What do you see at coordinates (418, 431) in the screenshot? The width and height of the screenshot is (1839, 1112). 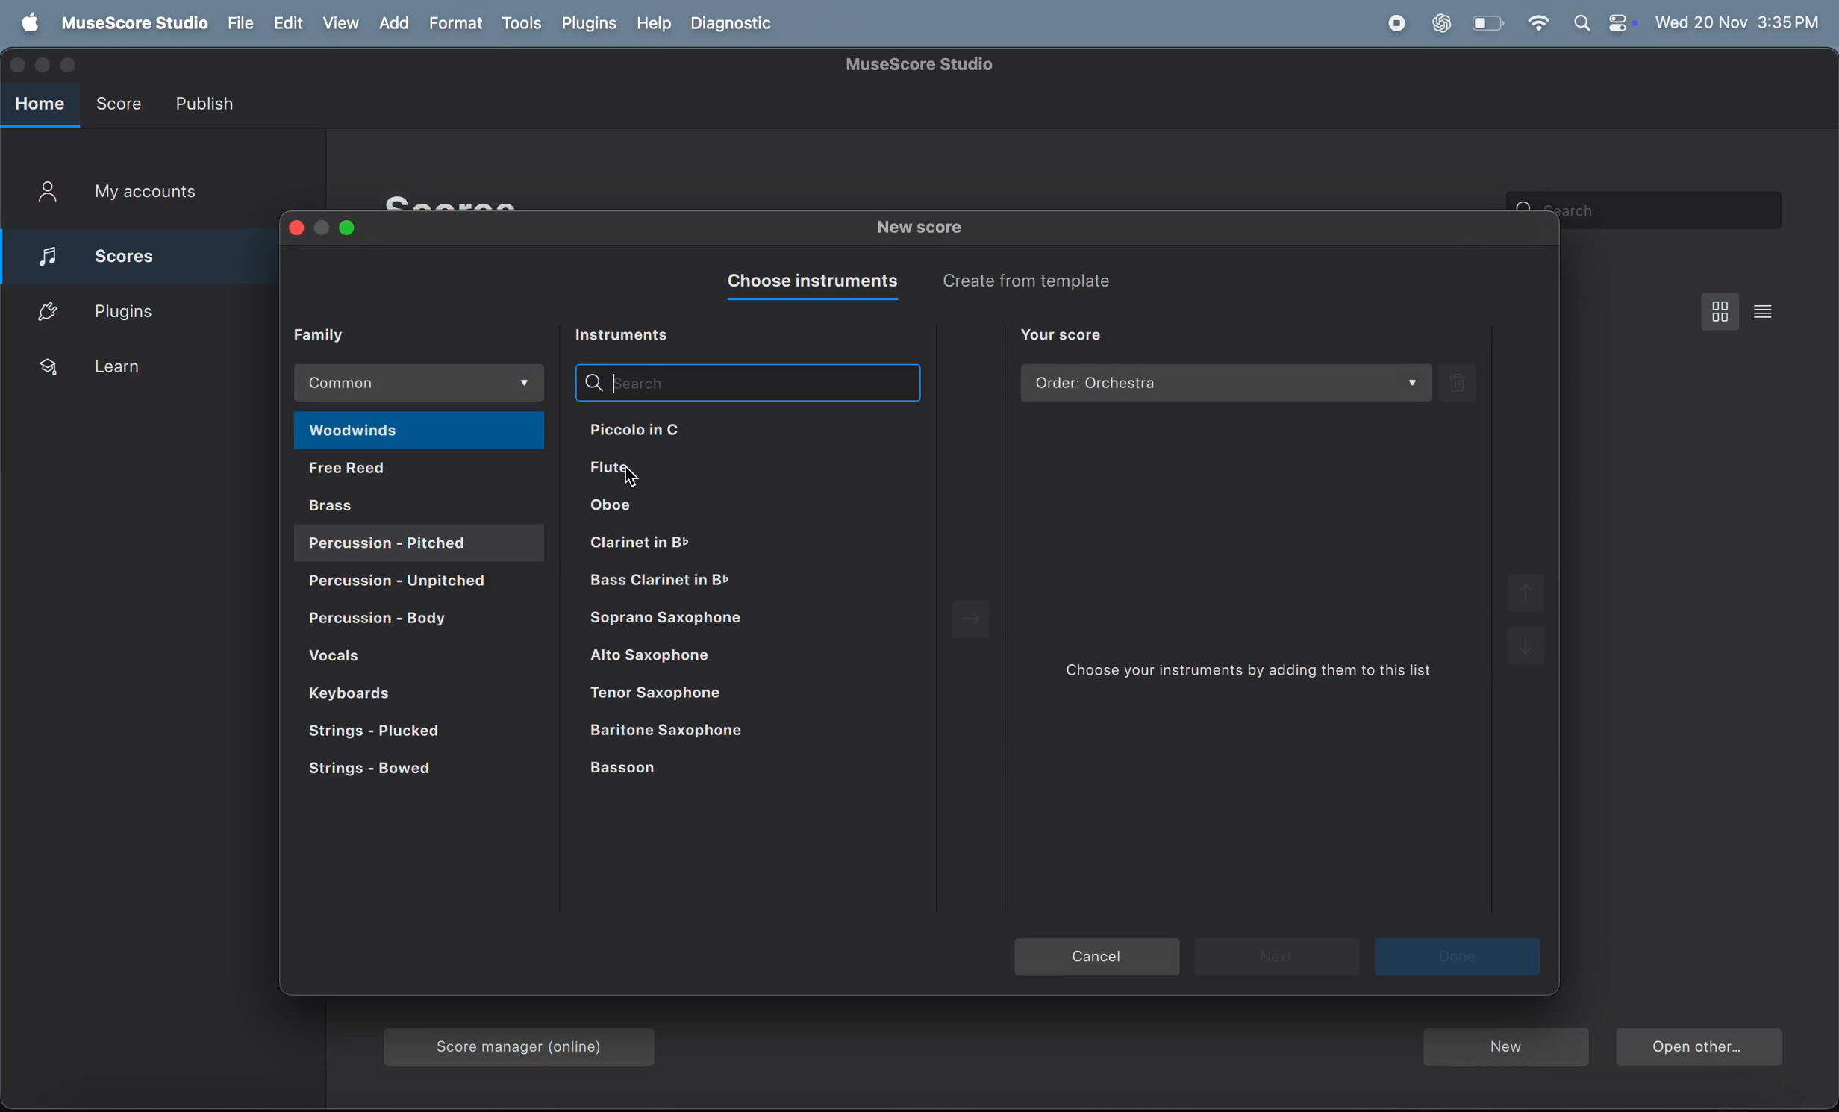 I see `woodwinds` at bounding box center [418, 431].